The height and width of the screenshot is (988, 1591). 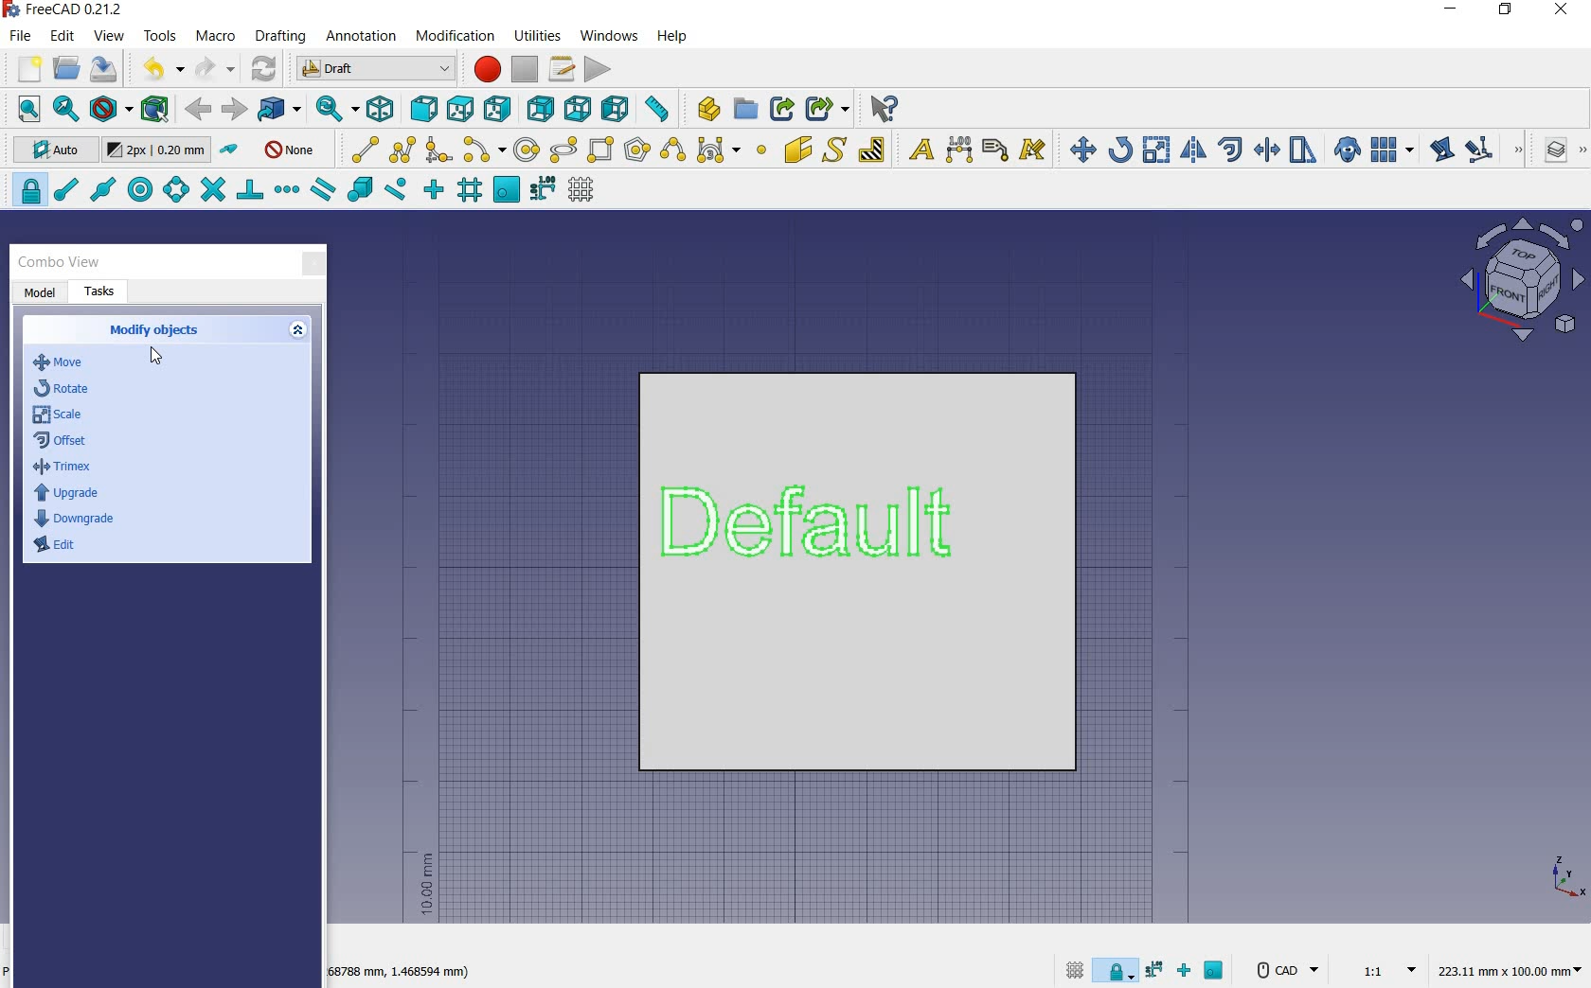 What do you see at coordinates (883, 109) in the screenshot?
I see `what's this?` at bounding box center [883, 109].